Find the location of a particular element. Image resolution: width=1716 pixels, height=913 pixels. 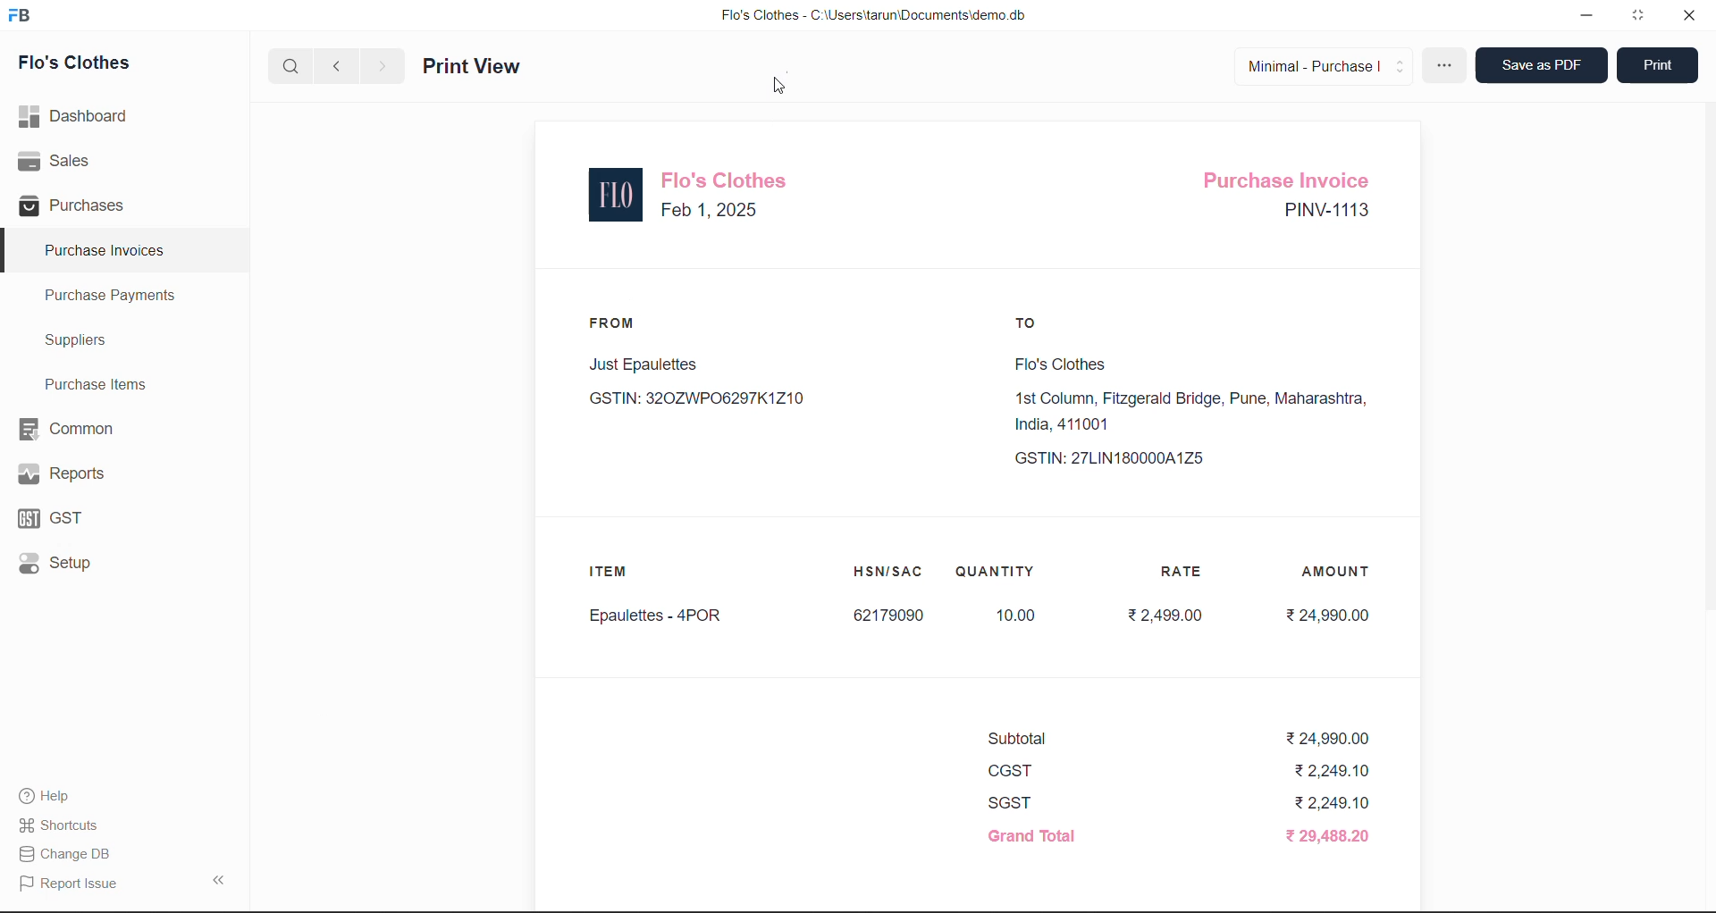

minimize is located at coordinates (1591, 14).